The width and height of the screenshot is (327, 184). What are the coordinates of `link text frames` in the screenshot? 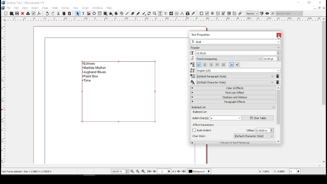 It's located at (171, 14).